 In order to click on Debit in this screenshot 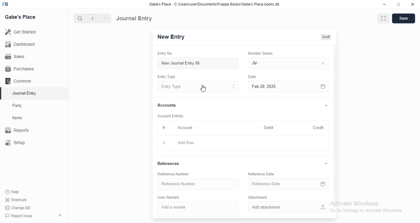, I will do `click(269, 127)`.